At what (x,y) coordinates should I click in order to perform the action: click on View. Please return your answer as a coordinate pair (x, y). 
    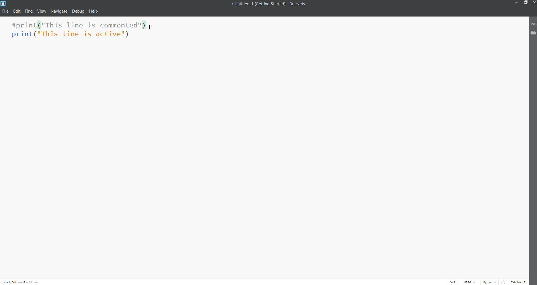
    Looking at the image, I should click on (41, 11).